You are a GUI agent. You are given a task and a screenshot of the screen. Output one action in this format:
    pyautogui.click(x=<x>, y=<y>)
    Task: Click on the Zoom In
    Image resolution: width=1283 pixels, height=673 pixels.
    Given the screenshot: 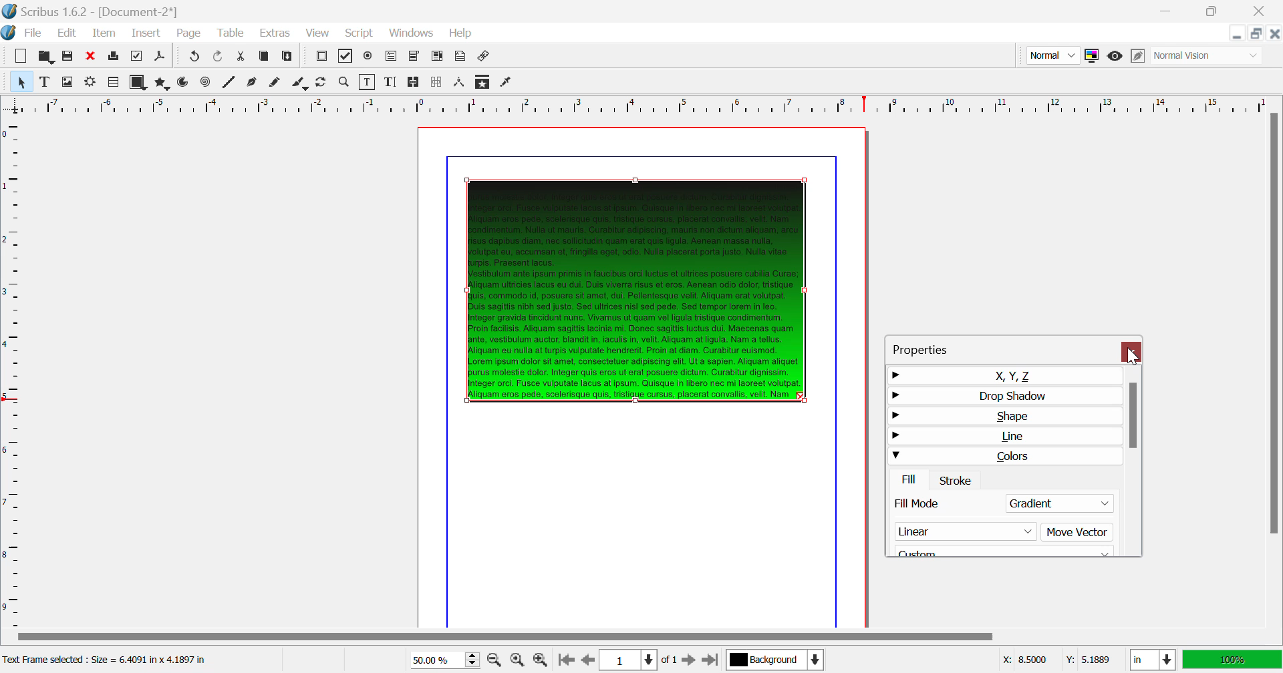 What is the action you would take?
    pyautogui.click(x=541, y=660)
    